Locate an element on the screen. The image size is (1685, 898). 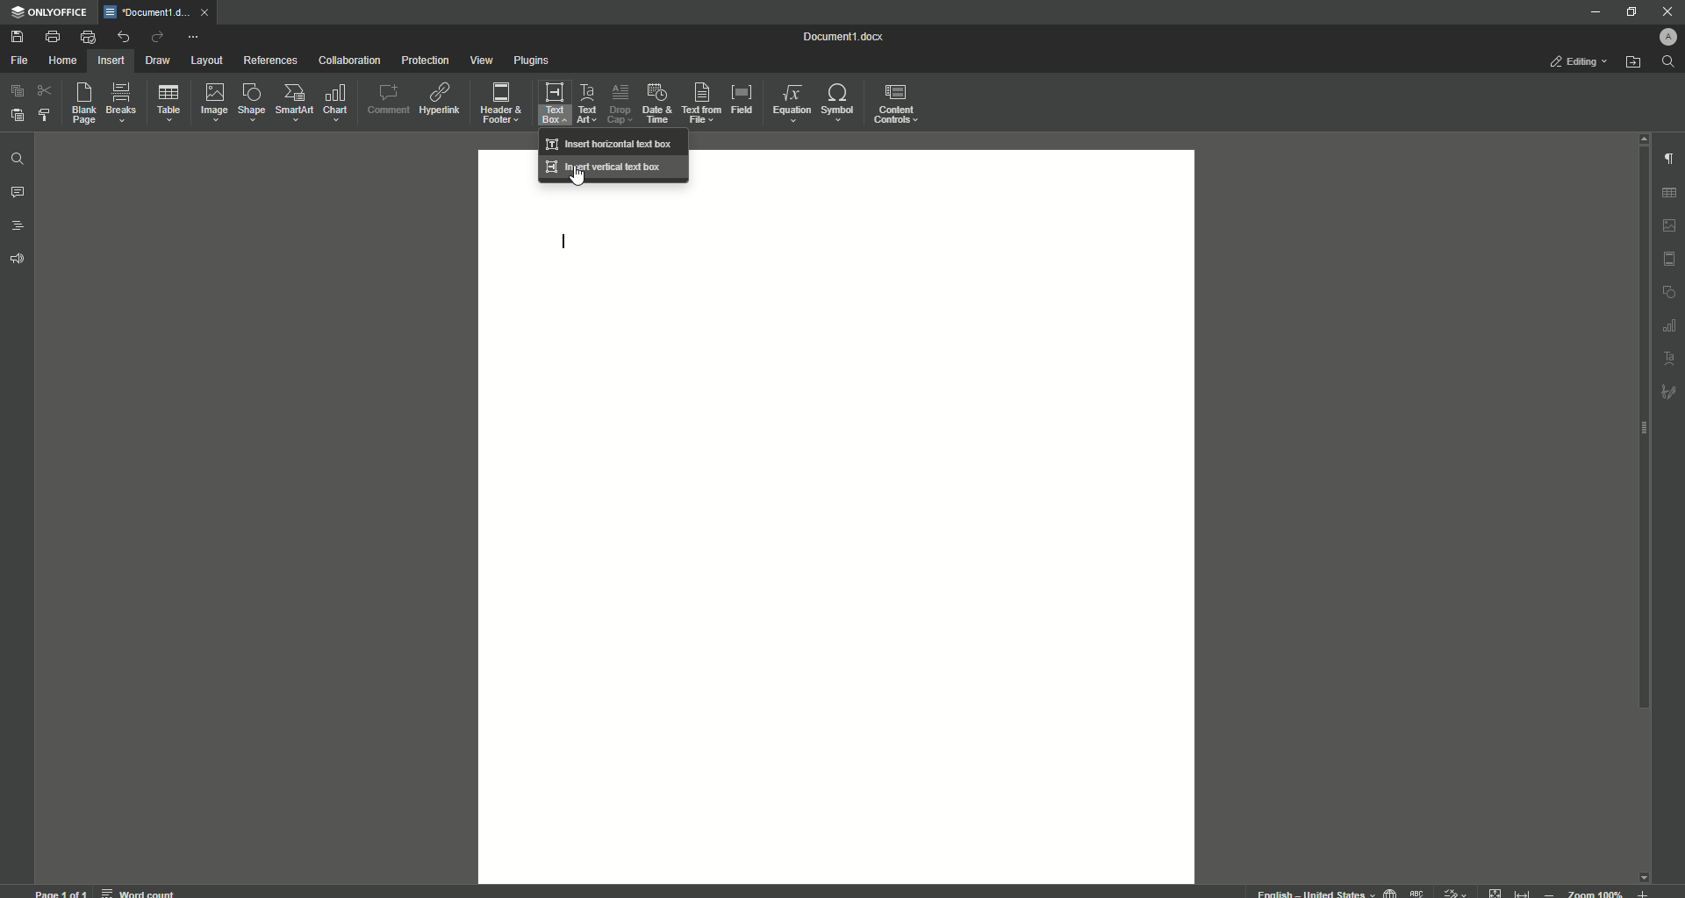
Table is located at coordinates (168, 106).